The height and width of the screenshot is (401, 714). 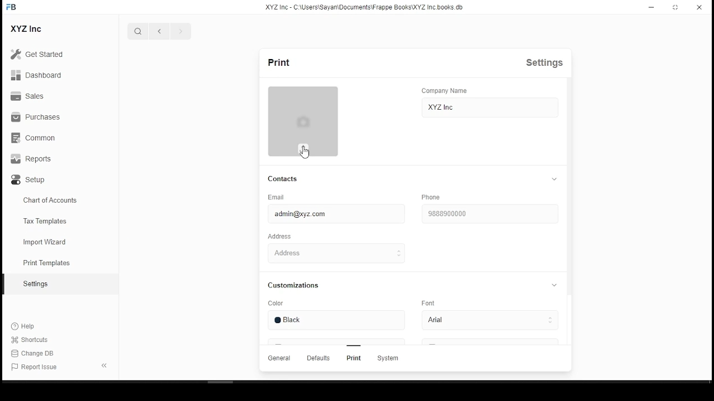 What do you see at coordinates (35, 116) in the screenshot?
I see `Purchases` at bounding box center [35, 116].